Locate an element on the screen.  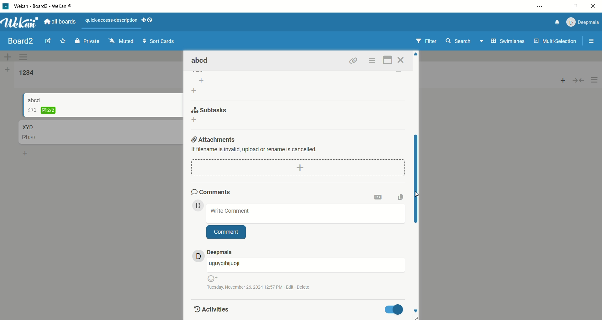
username is located at coordinates (306, 265).